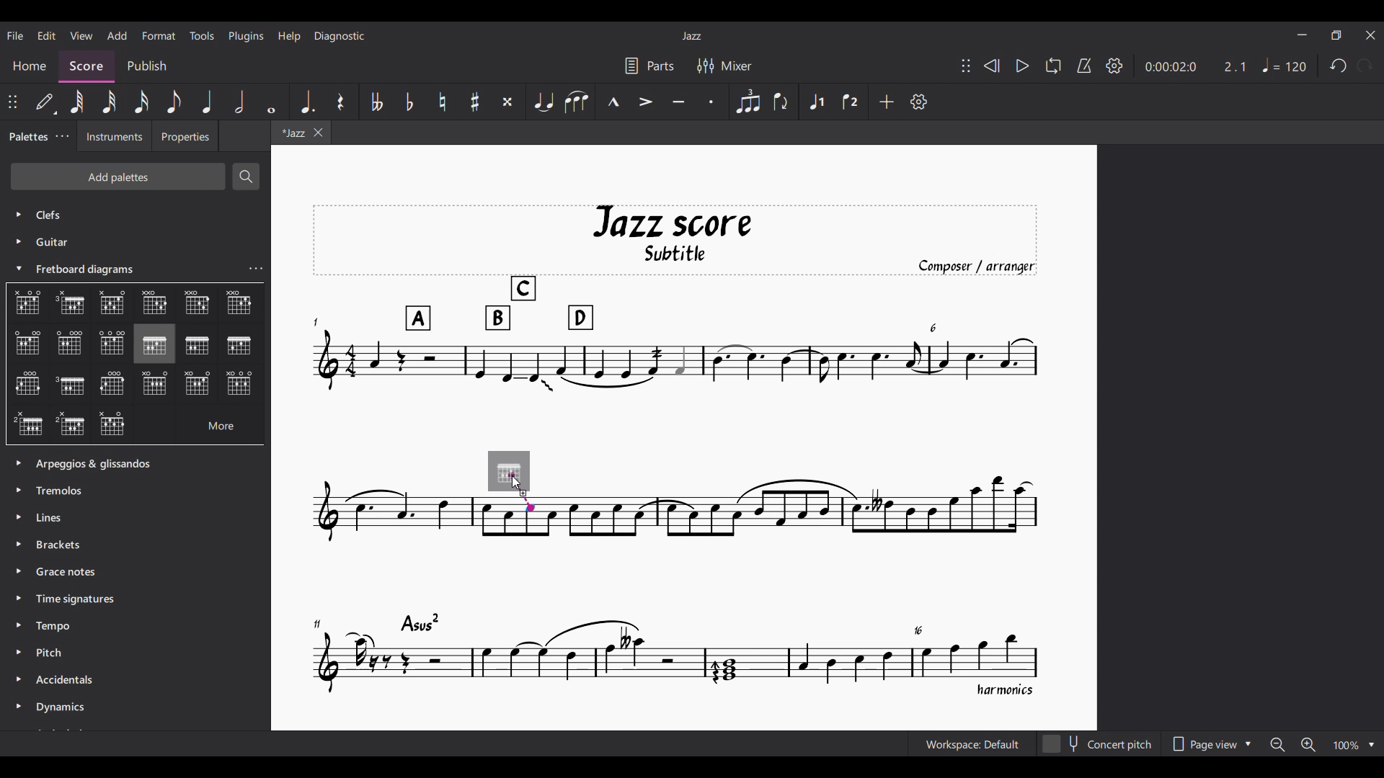 This screenshot has width=1384, height=778. Describe the element at coordinates (201, 35) in the screenshot. I see `Tools menu` at that location.